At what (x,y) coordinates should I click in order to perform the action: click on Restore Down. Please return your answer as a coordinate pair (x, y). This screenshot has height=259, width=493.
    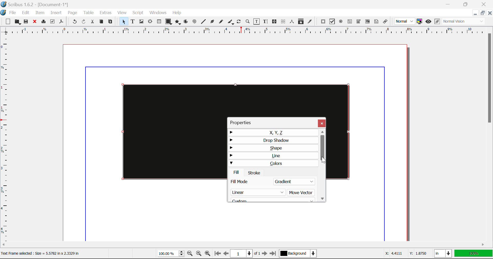
    Looking at the image, I should click on (449, 4).